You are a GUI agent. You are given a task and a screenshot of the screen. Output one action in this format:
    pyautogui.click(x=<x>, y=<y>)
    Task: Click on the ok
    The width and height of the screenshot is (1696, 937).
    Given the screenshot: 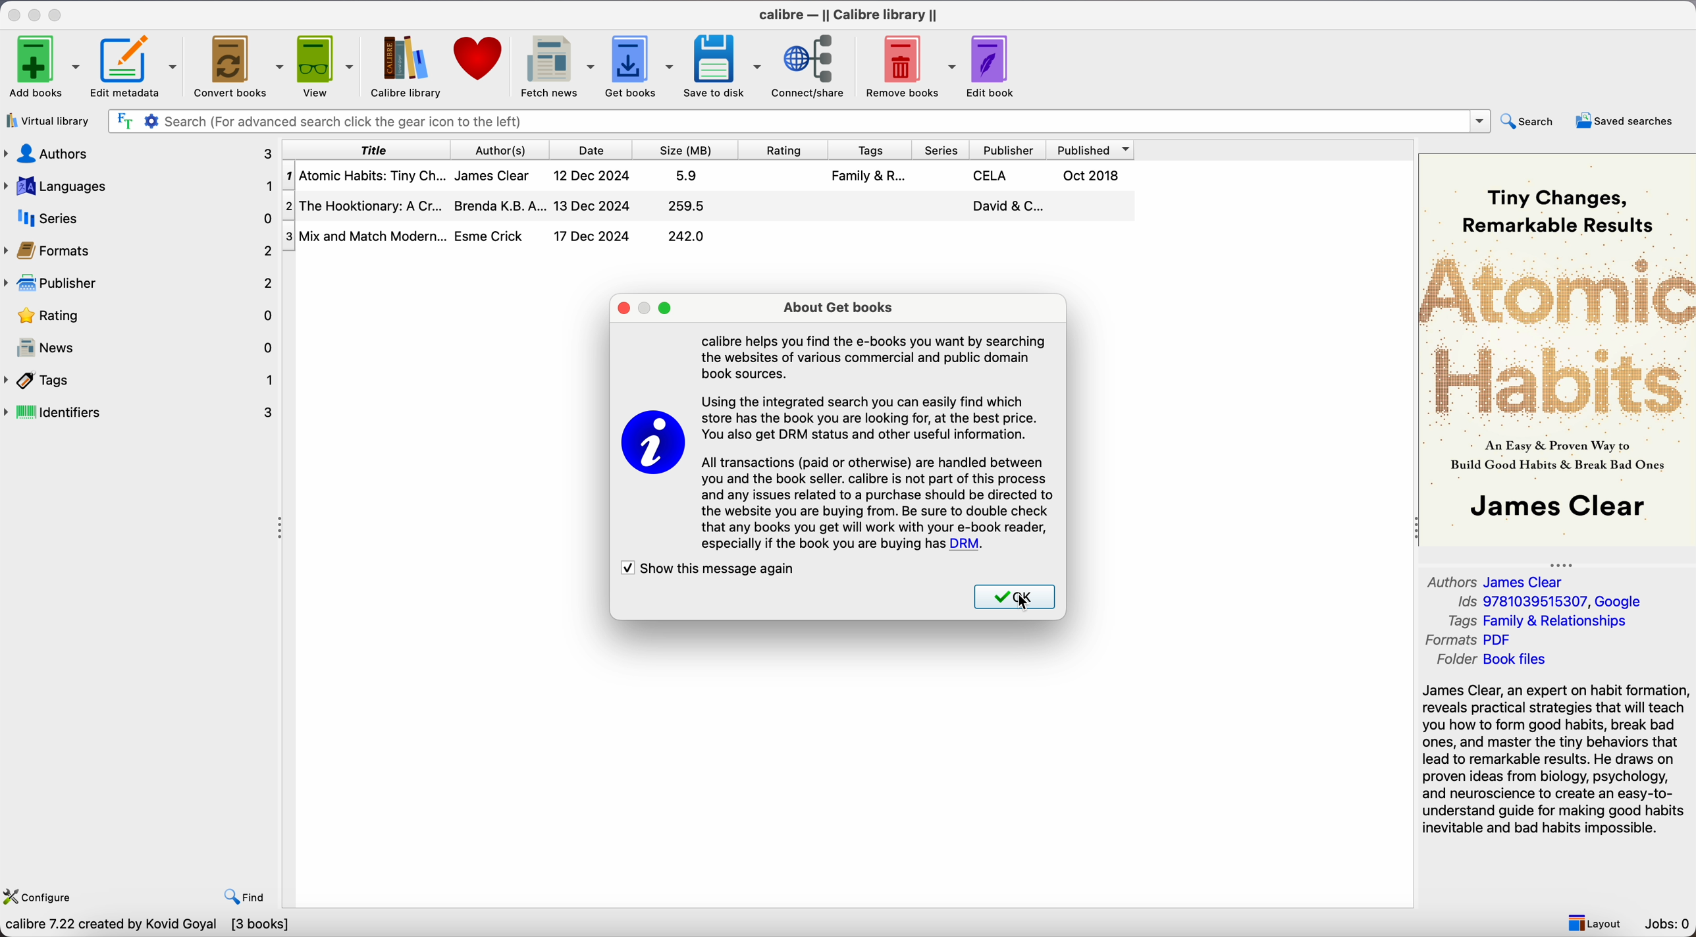 What is the action you would take?
    pyautogui.click(x=1012, y=597)
    